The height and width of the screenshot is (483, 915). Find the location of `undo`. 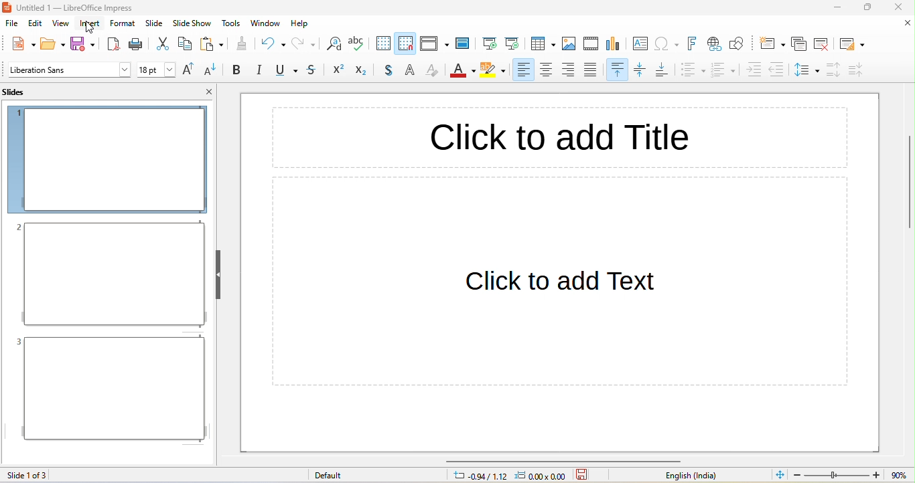

undo is located at coordinates (273, 43).